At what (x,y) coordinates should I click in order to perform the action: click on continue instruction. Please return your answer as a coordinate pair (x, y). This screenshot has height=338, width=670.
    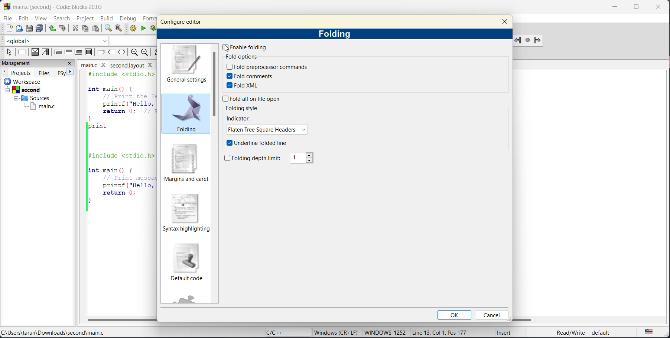
    Looking at the image, I should click on (112, 53).